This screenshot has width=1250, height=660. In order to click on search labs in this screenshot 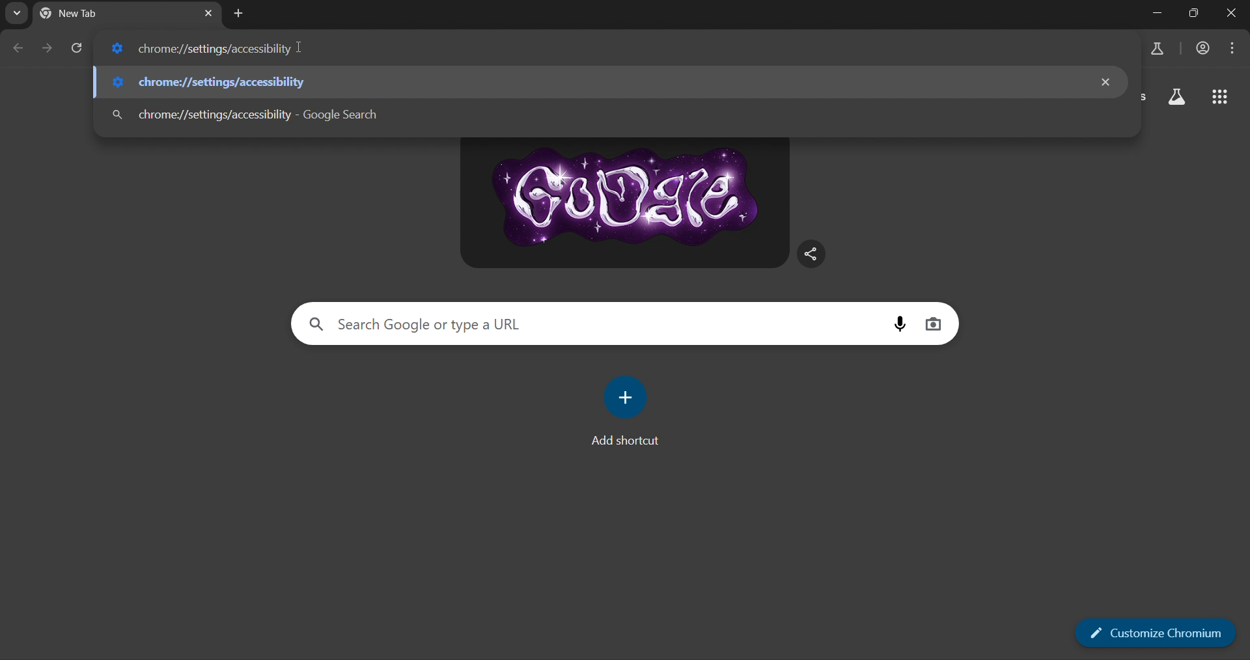, I will do `click(1174, 96)`.